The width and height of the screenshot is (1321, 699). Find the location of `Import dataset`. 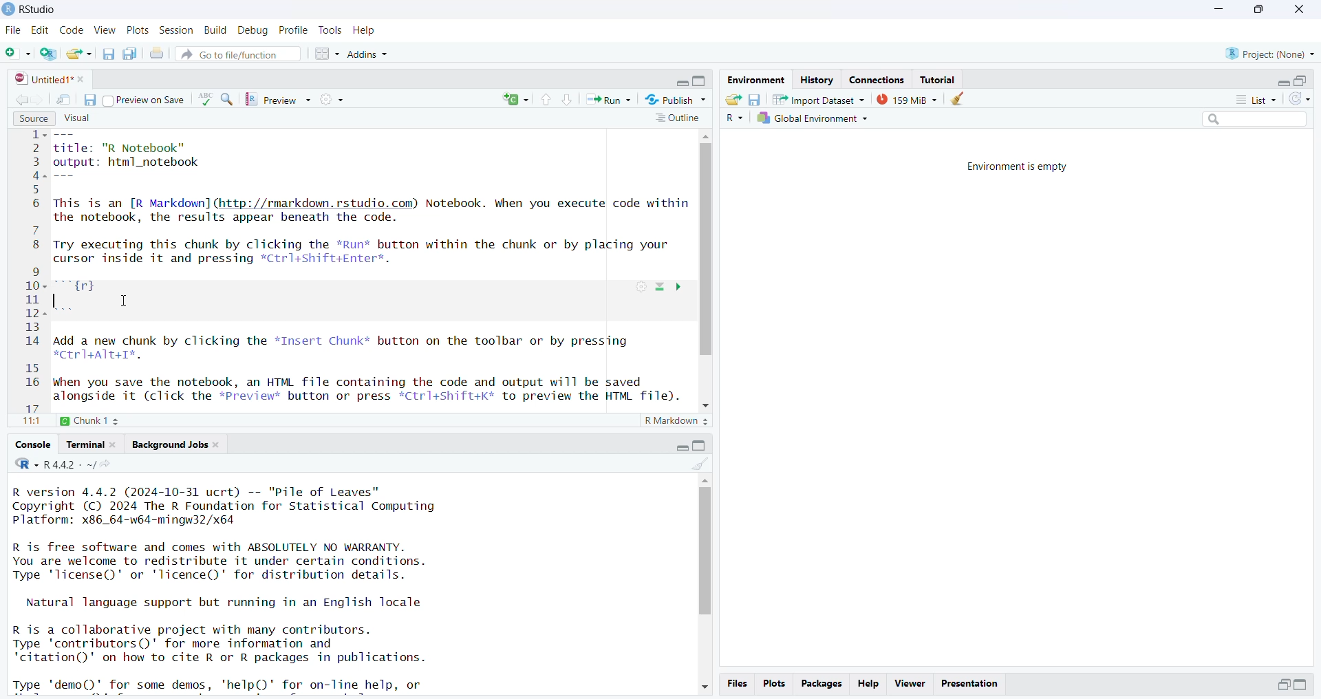

Import dataset is located at coordinates (818, 99).